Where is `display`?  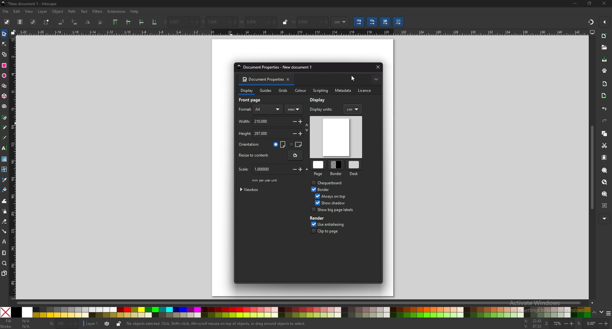 display is located at coordinates (246, 91).